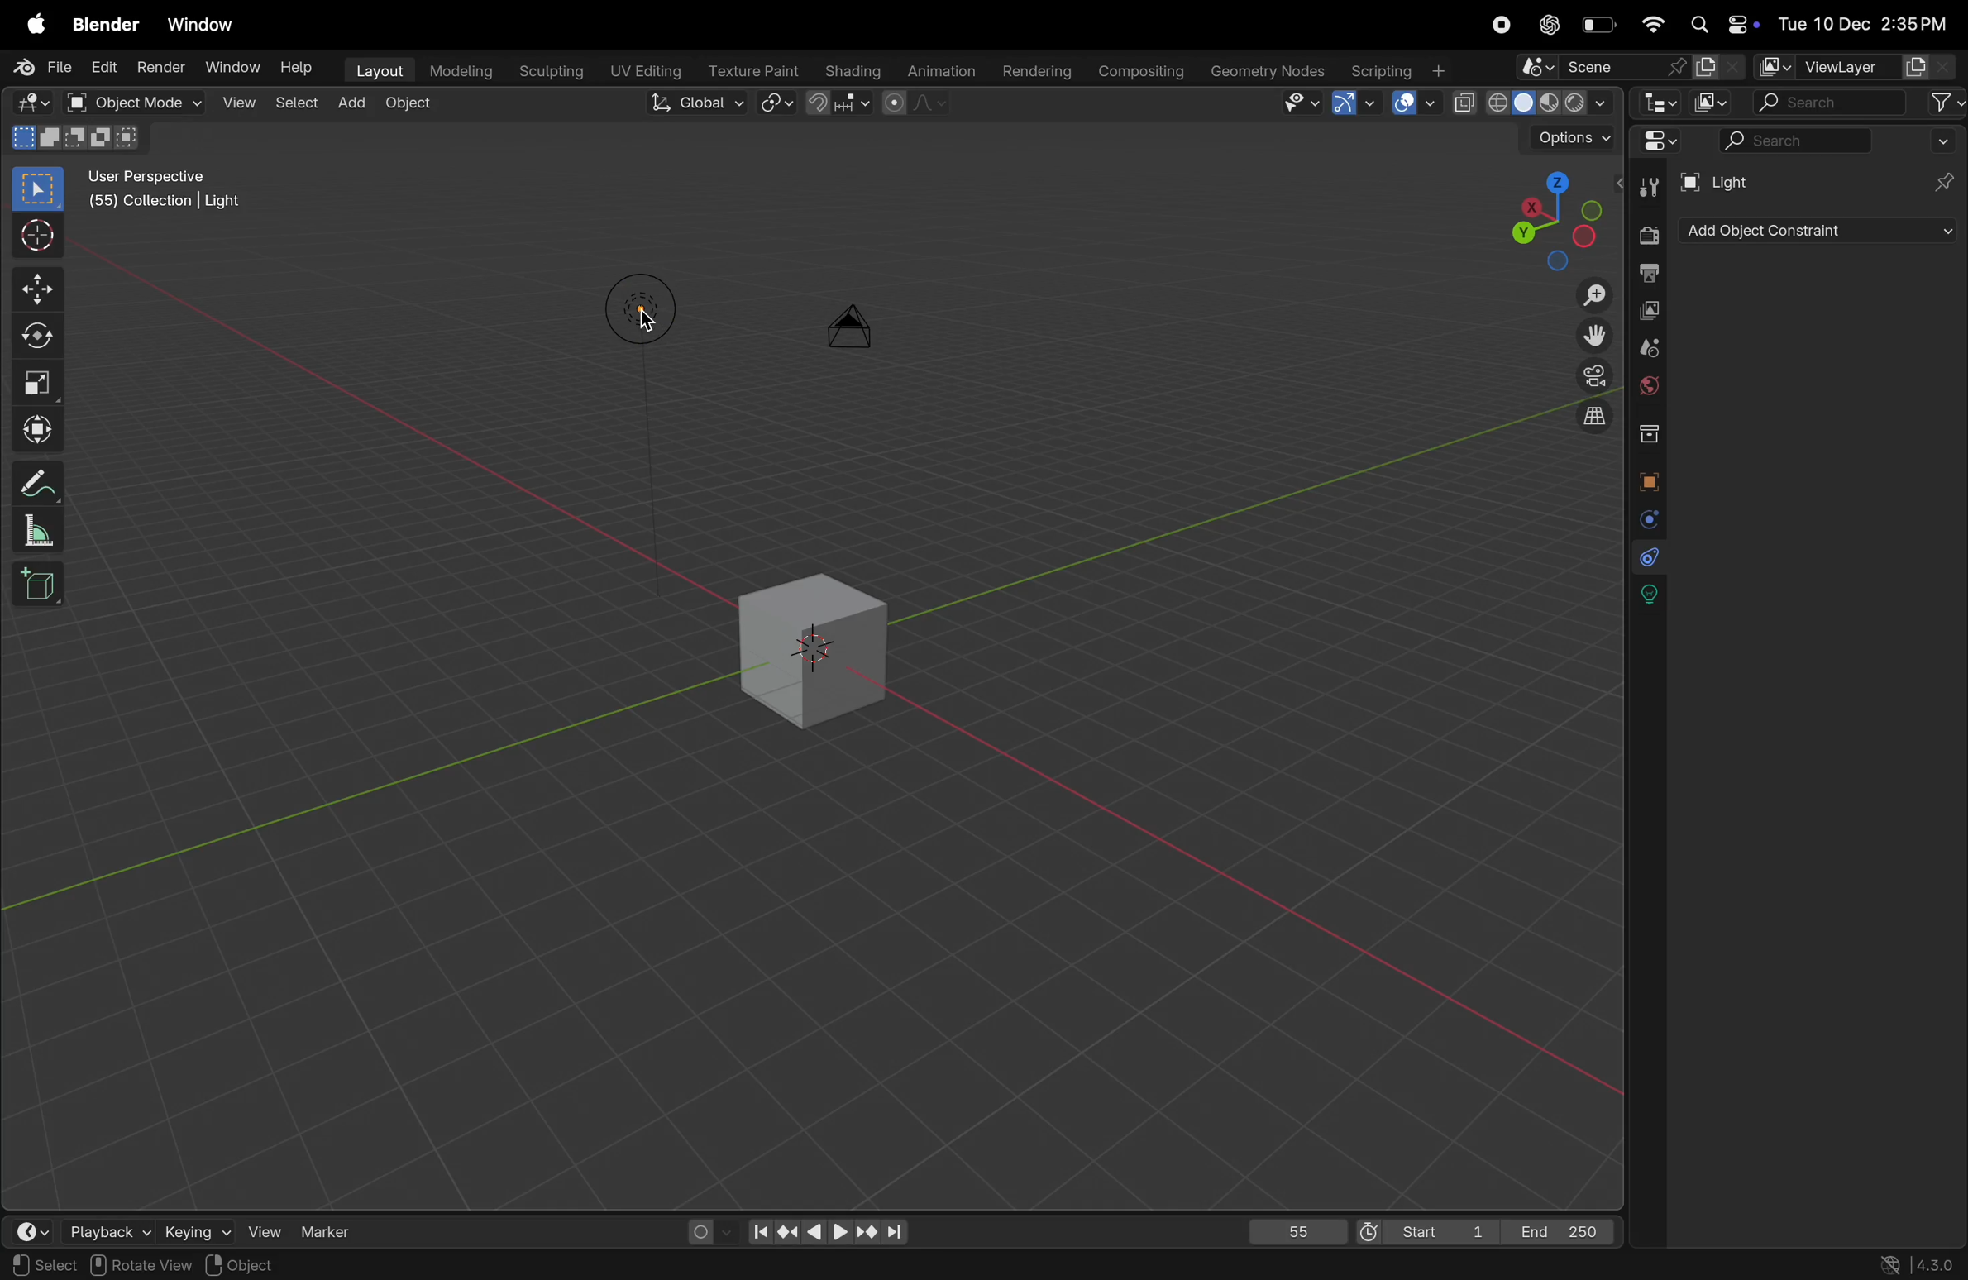 The width and height of the screenshot is (1968, 1280). I want to click on apple menu, so click(30, 22).